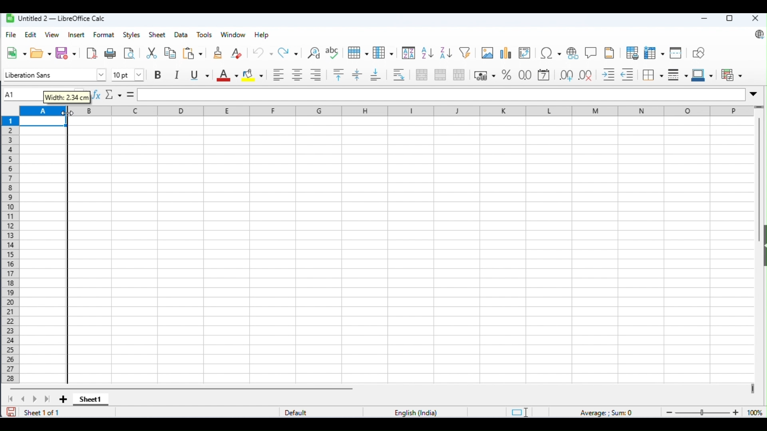  What do you see at coordinates (48, 399) in the screenshot?
I see `last sheet` at bounding box center [48, 399].